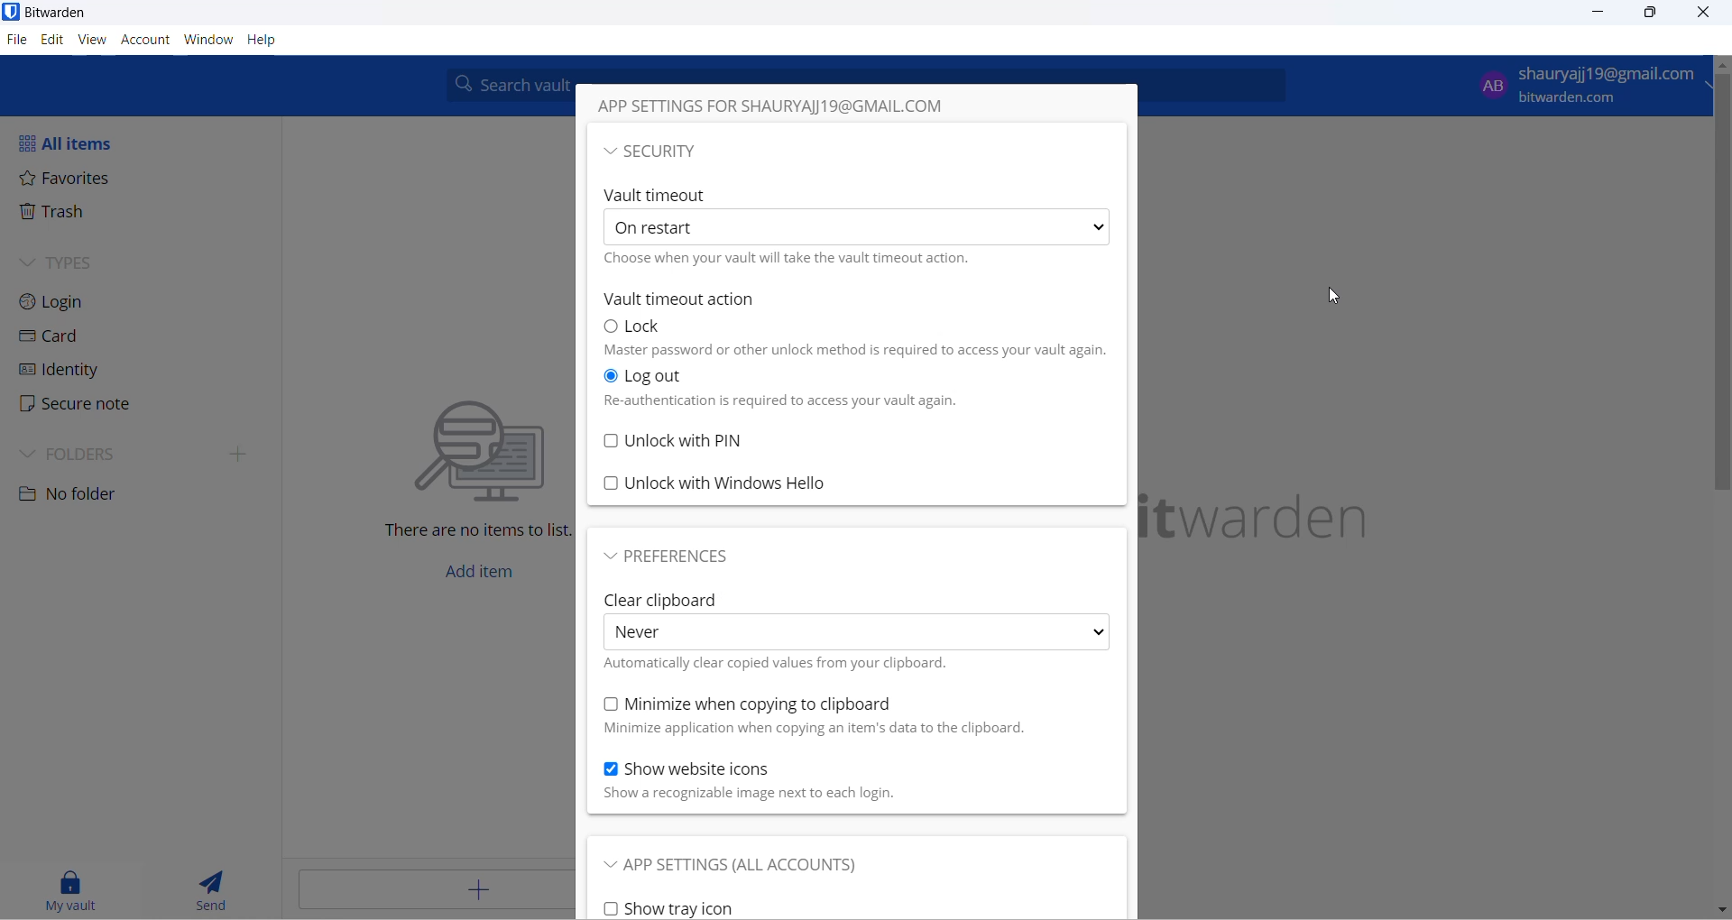 The width and height of the screenshot is (1732, 920). I want to click on text, so click(814, 730).